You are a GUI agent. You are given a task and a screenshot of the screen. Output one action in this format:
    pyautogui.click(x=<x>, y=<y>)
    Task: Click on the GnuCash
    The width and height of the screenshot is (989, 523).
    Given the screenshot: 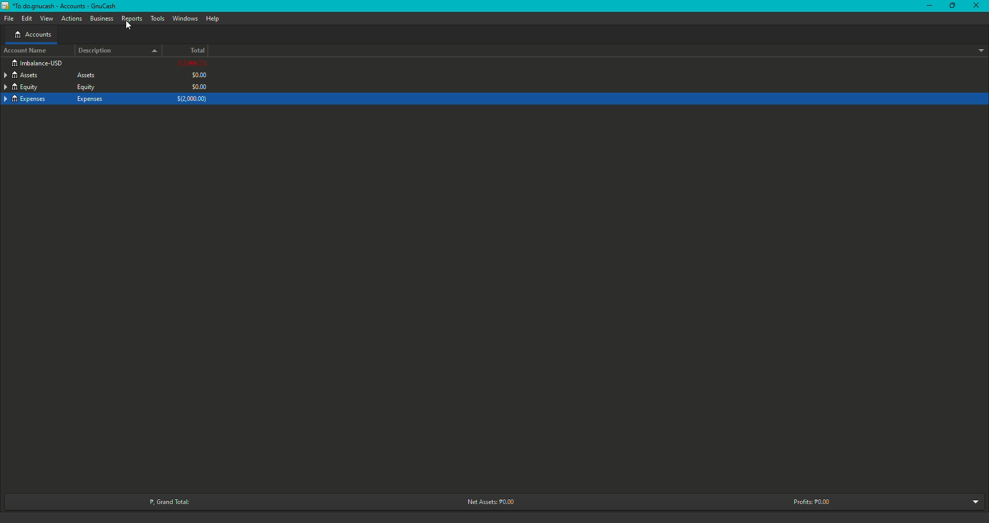 What is the action you would take?
    pyautogui.click(x=62, y=6)
    